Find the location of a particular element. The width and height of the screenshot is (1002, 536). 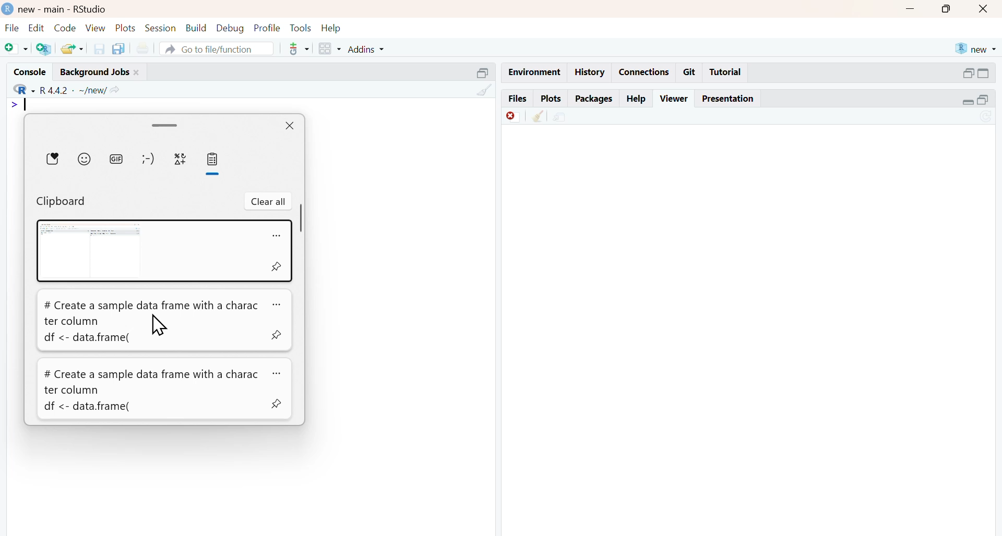

# Create a sample data frame with a character column df <- data.frame( is located at coordinates (152, 323).